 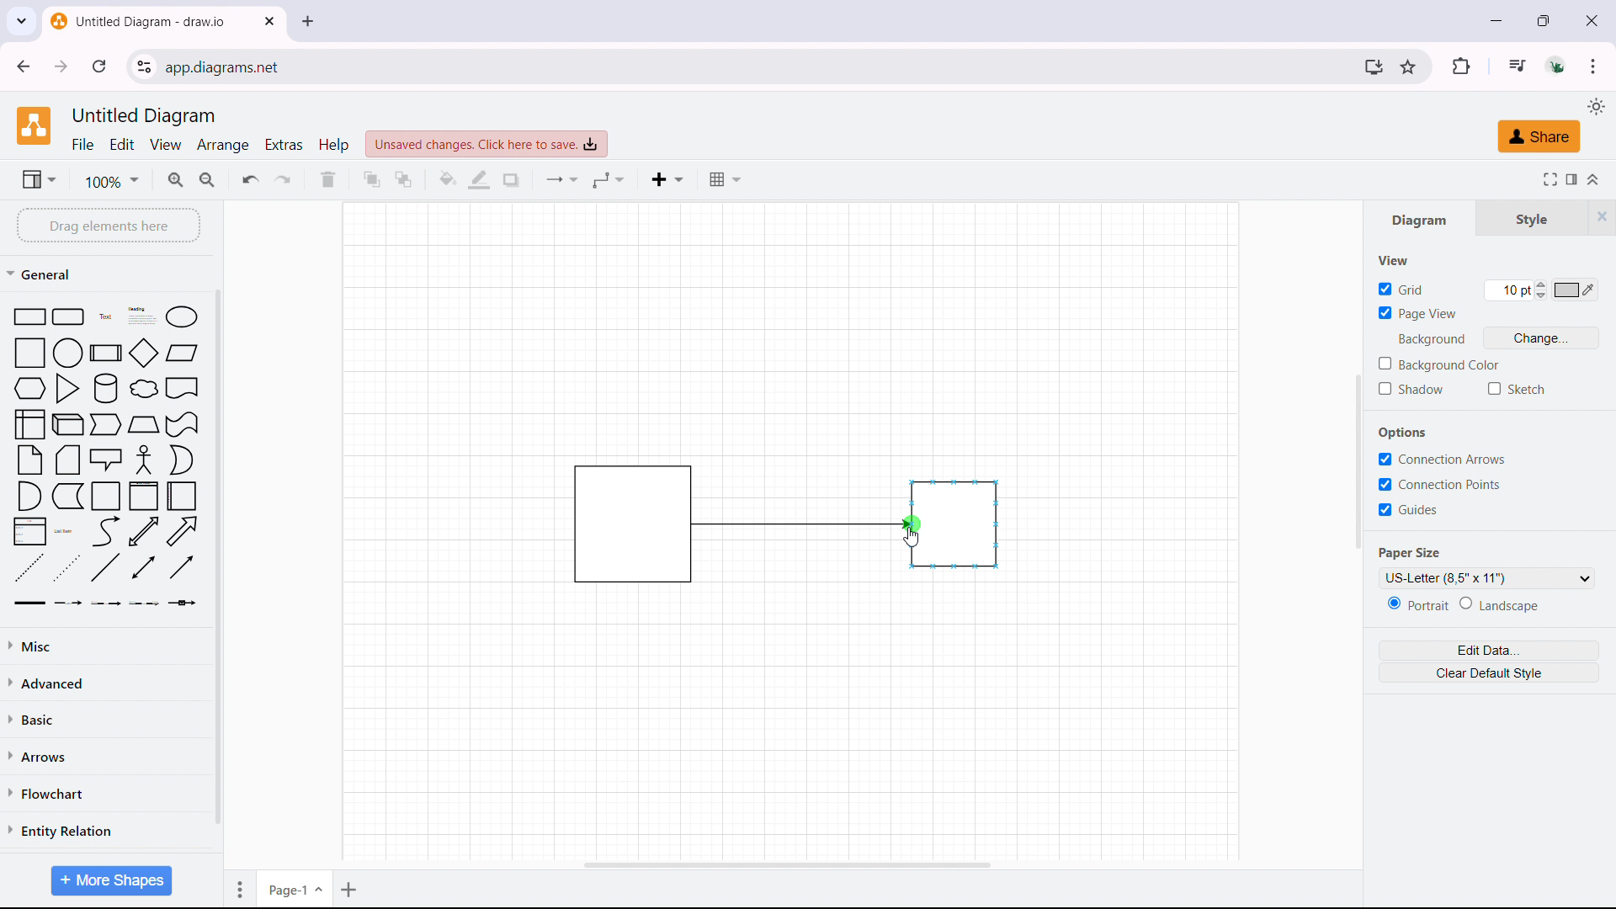 I want to click on advanced, so click(x=107, y=682).